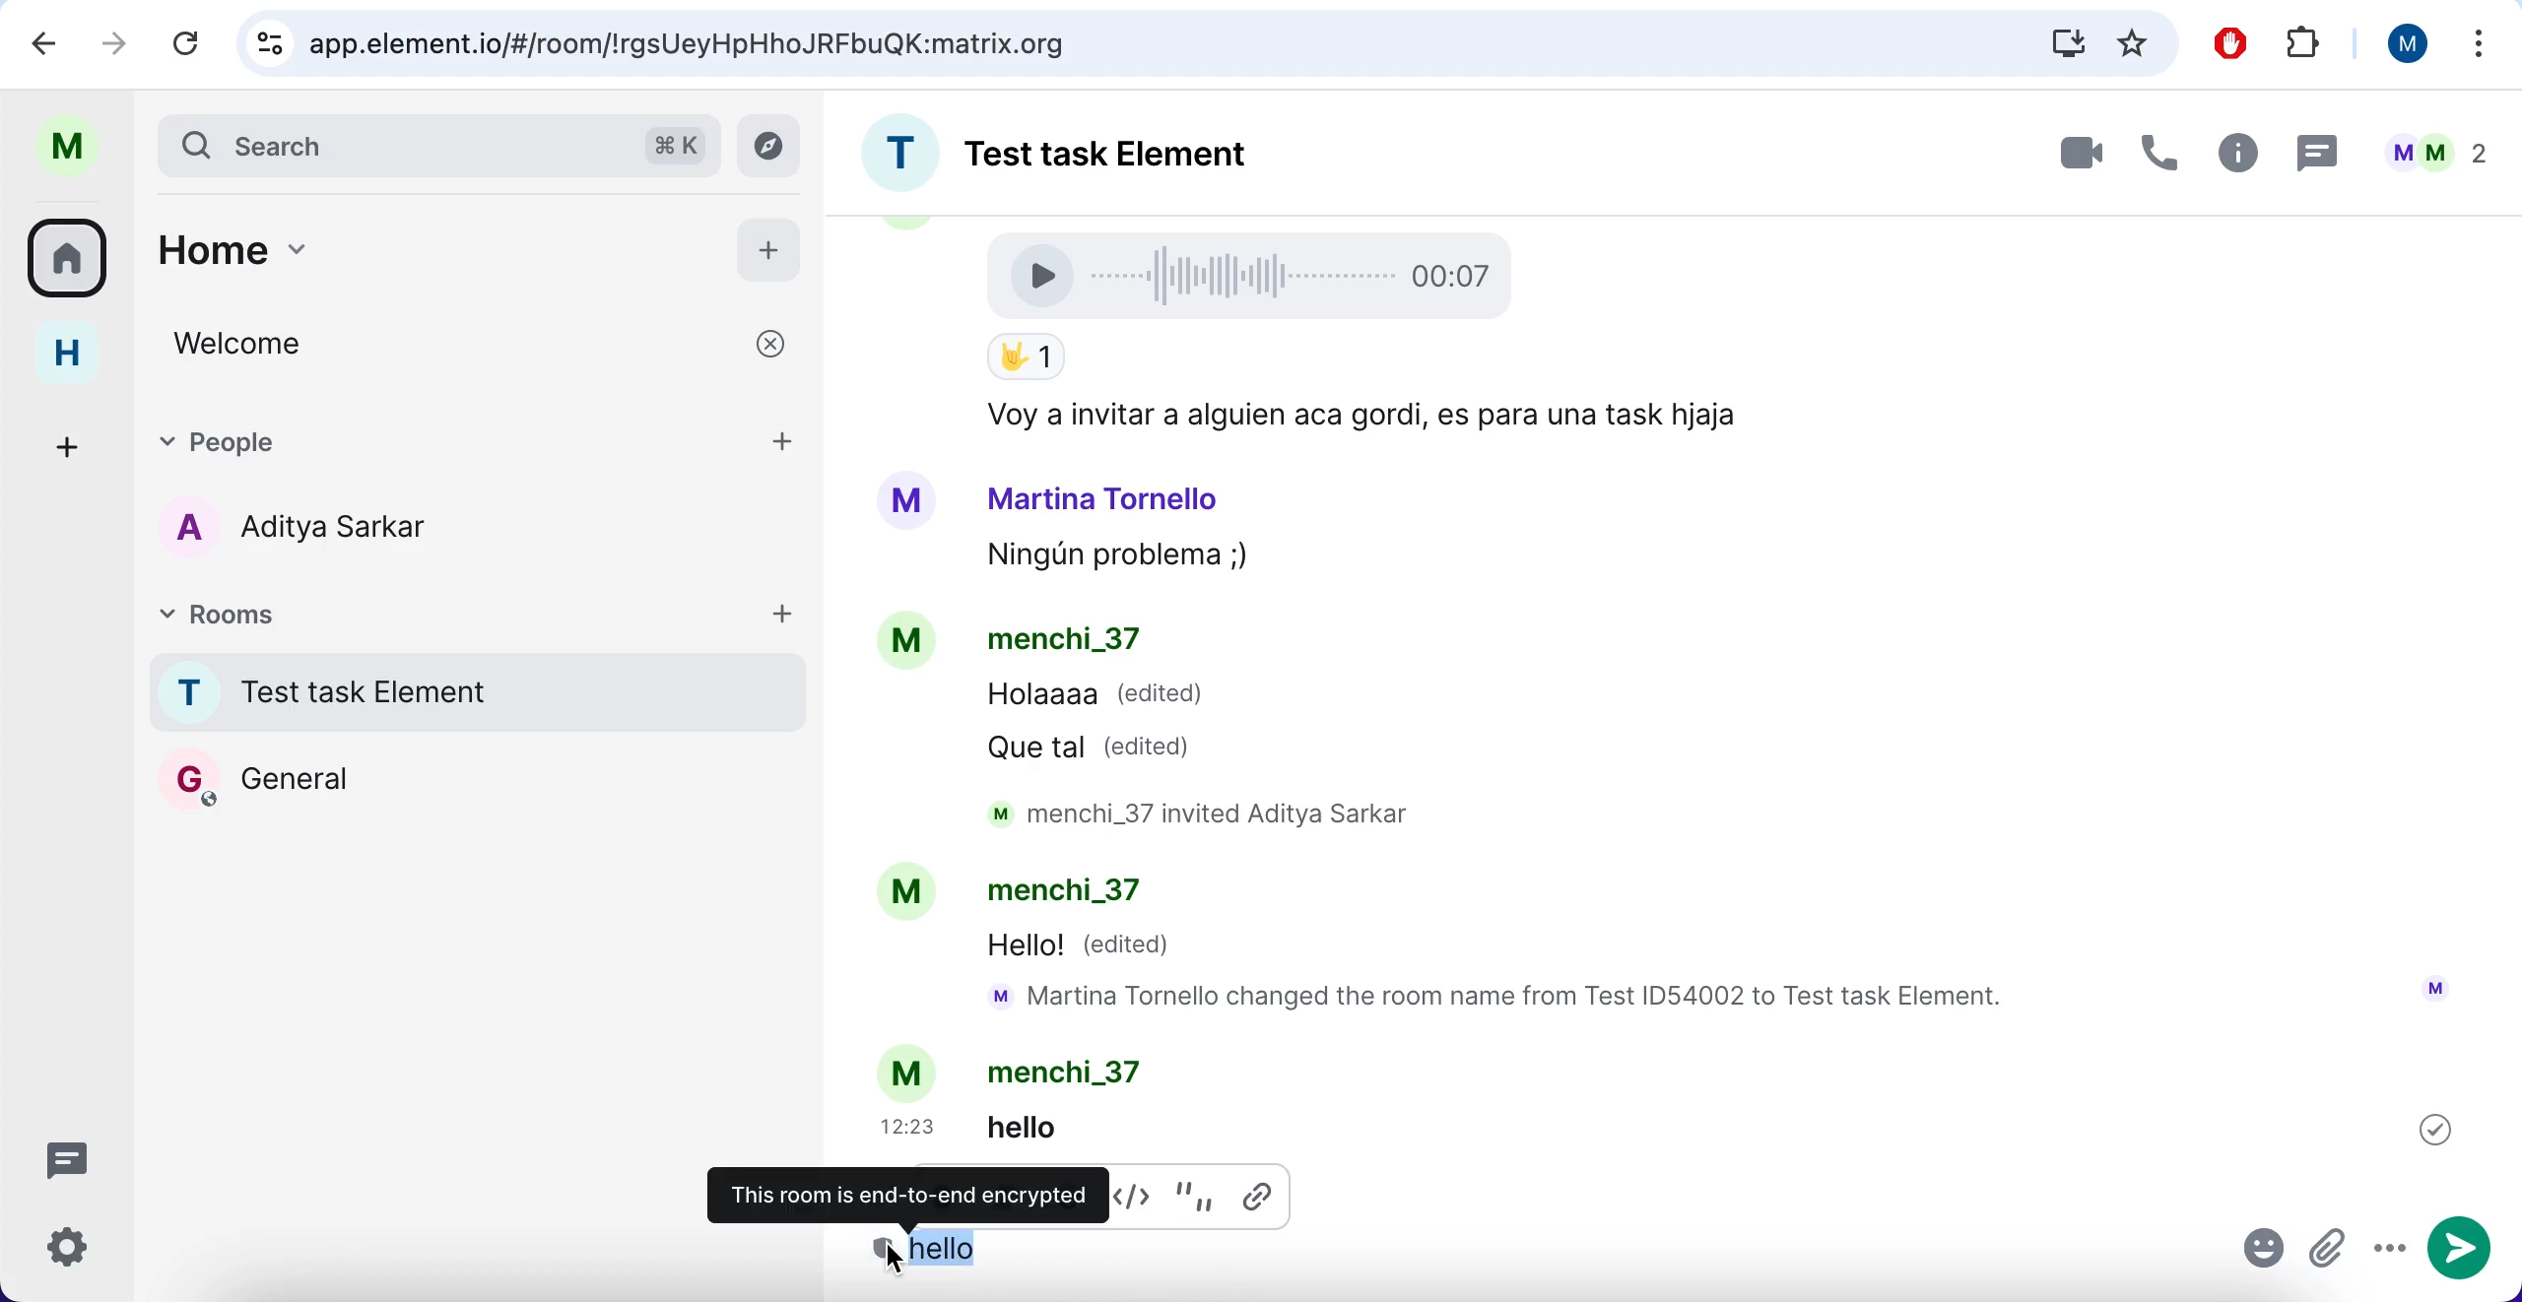  I want to click on attachment, so click(2330, 1251).